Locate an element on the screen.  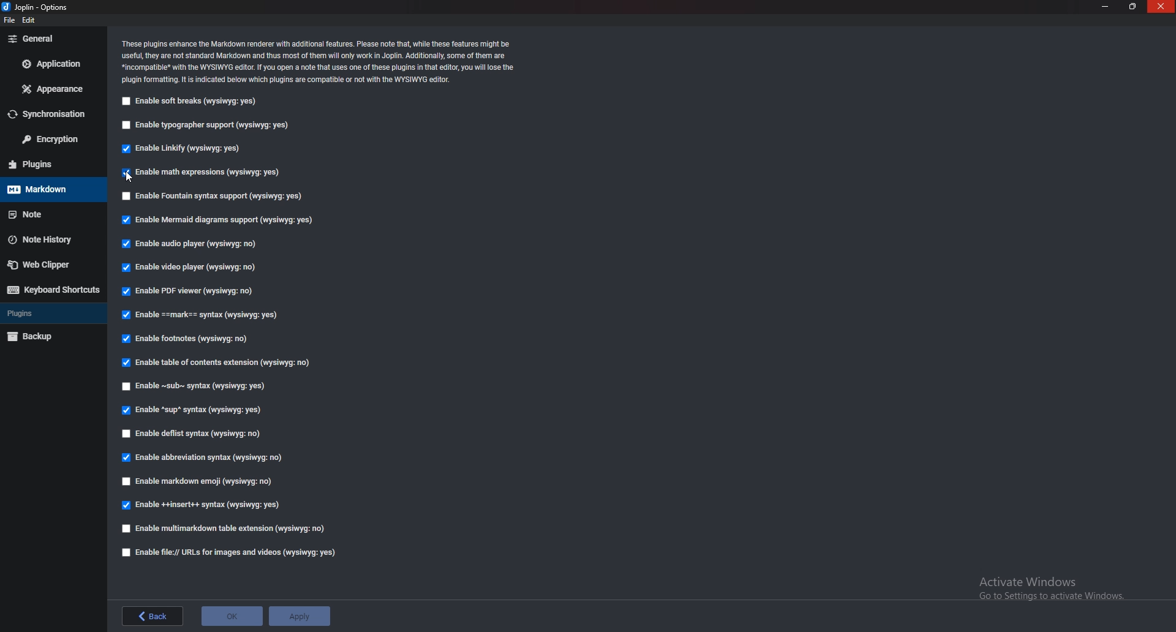
appearance is located at coordinates (55, 88).